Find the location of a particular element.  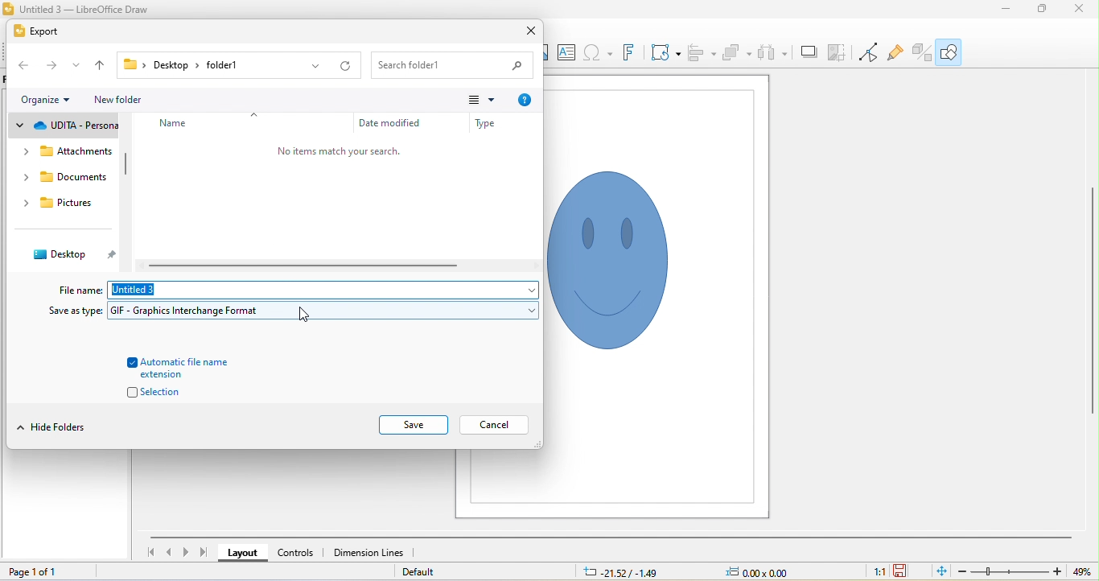

transformations is located at coordinates (665, 54).